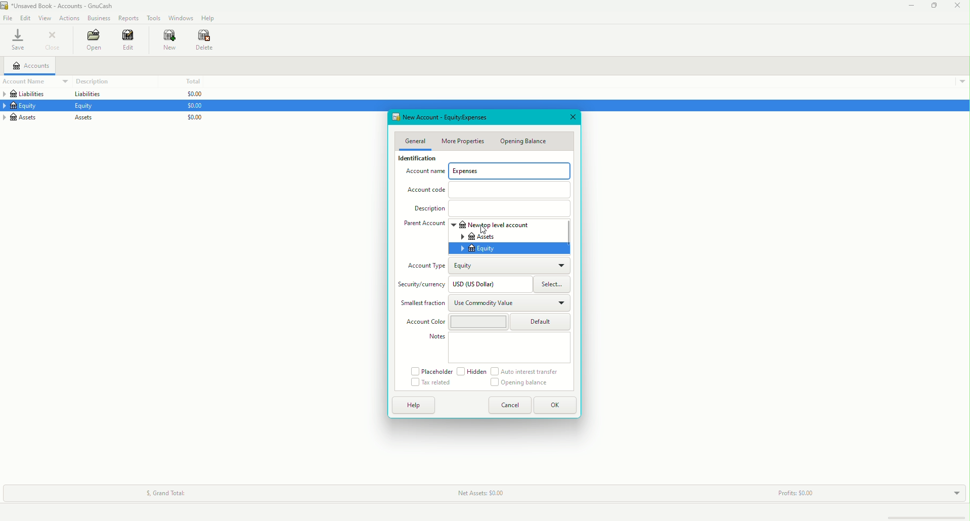 This screenshot has height=521, width=970. What do you see at coordinates (45, 17) in the screenshot?
I see `View` at bounding box center [45, 17].